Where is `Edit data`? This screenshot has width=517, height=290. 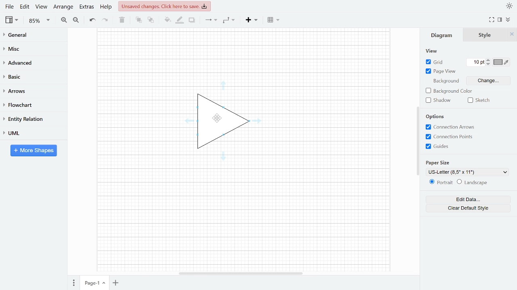
Edit data is located at coordinates (469, 199).